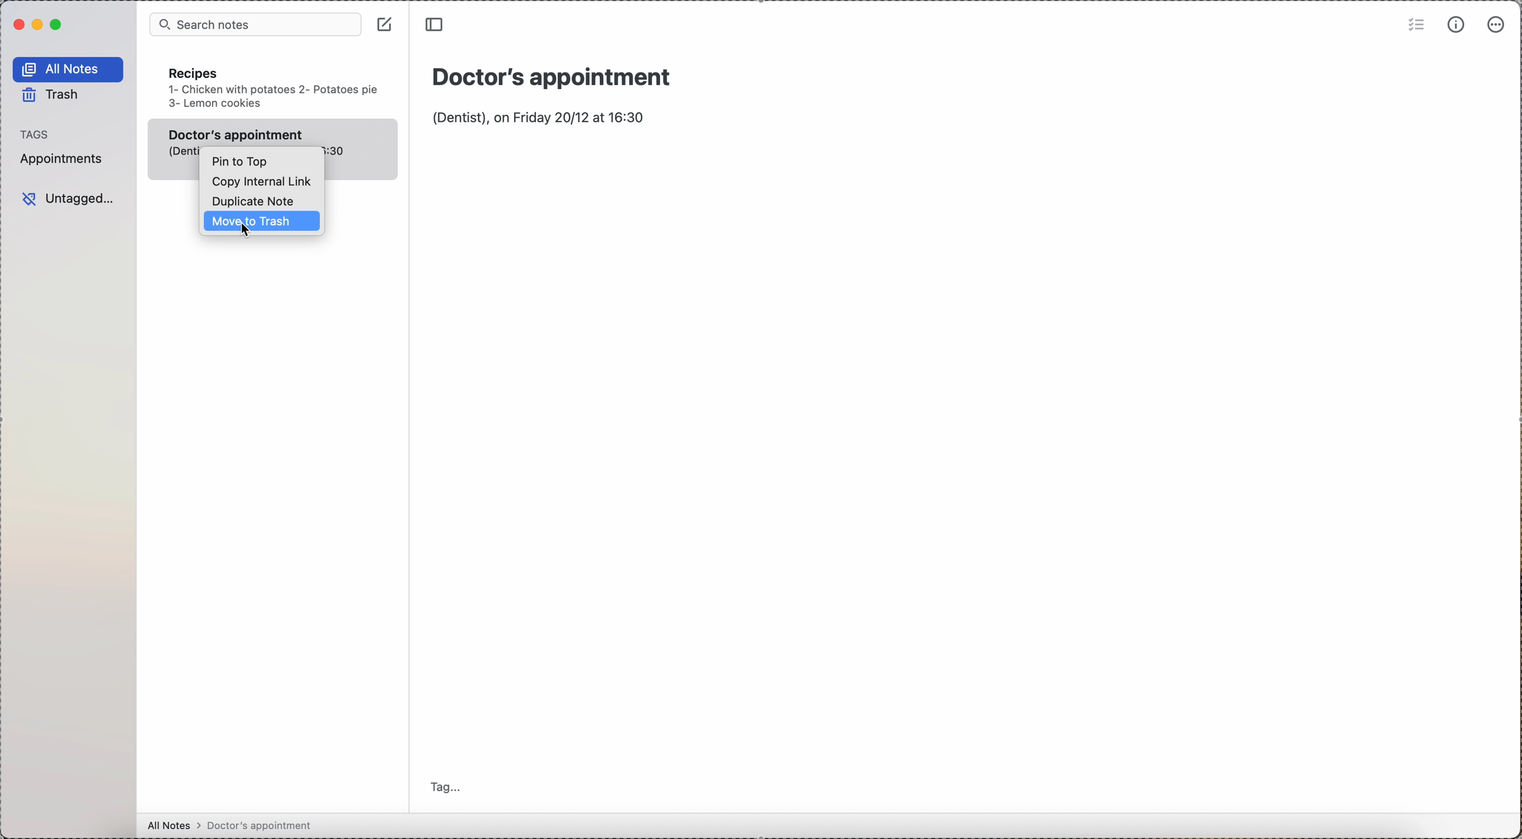 The height and width of the screenshot is (839, 1522). Describe the element at coordinates (558, 73) in the screenshot. I see `title: Doctor's appointment` at that location.